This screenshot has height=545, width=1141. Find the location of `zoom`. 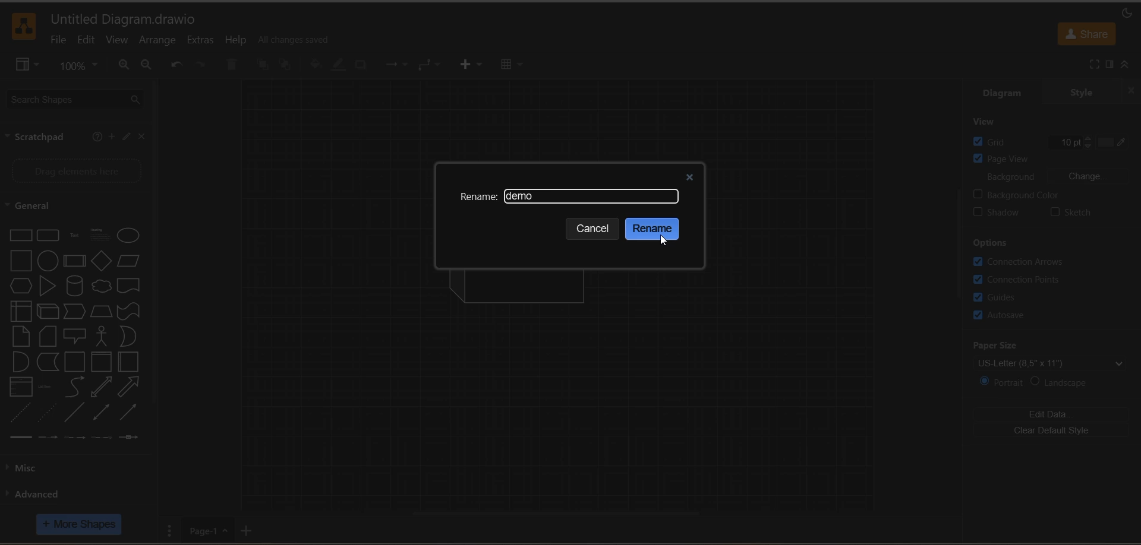

zoom is located at coordinates (79, 66).